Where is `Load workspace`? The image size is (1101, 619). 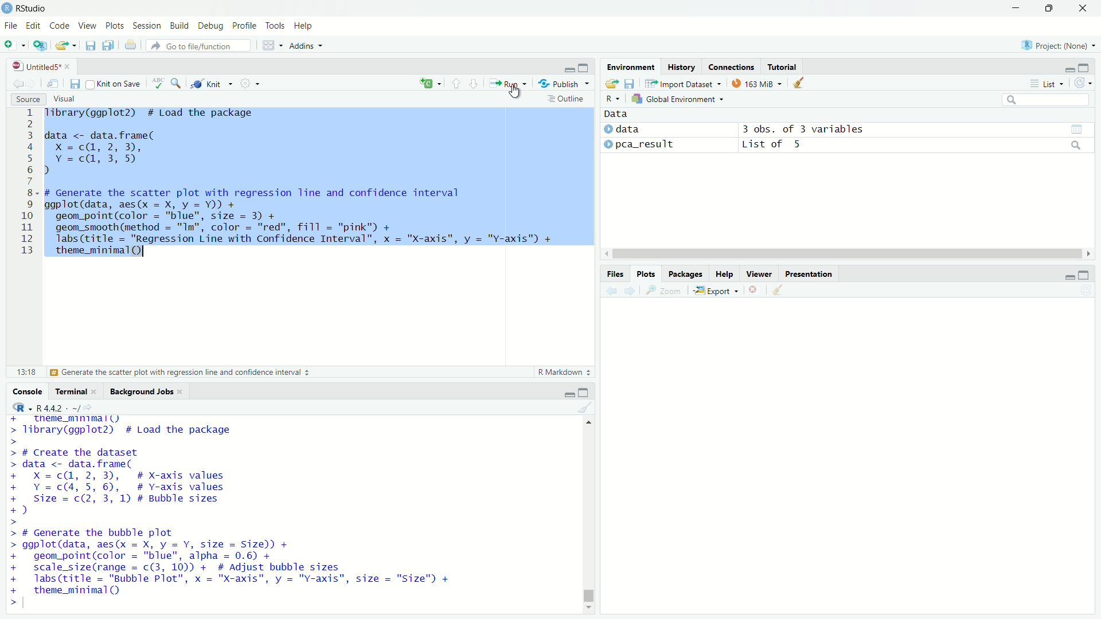 Load workspace is located at coordinates (611, 83).